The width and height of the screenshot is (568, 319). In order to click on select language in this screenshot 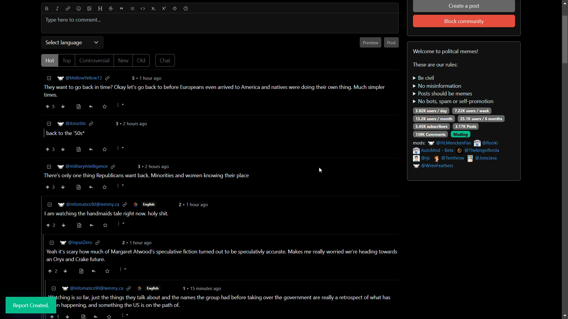, I will do `click(63, 43)`.